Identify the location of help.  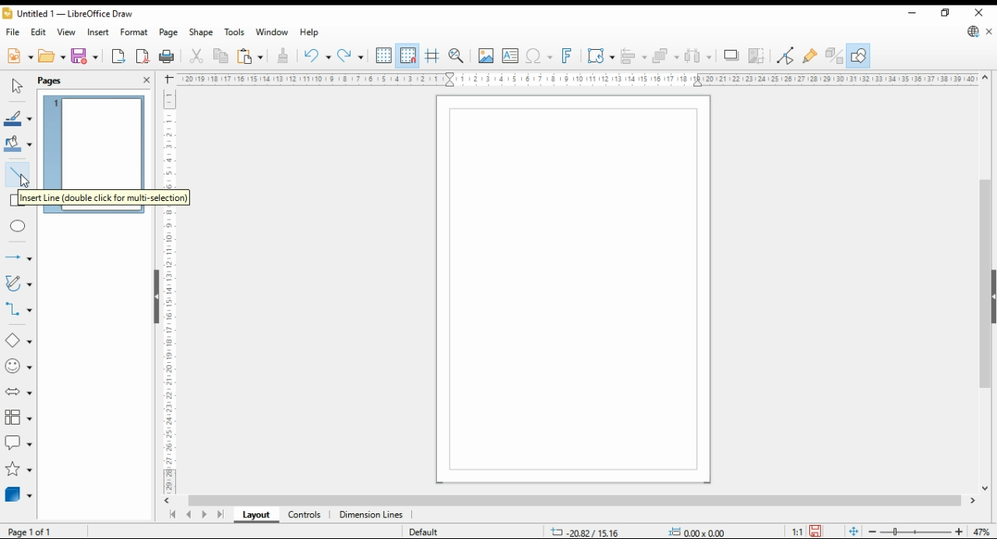
(309, 33).